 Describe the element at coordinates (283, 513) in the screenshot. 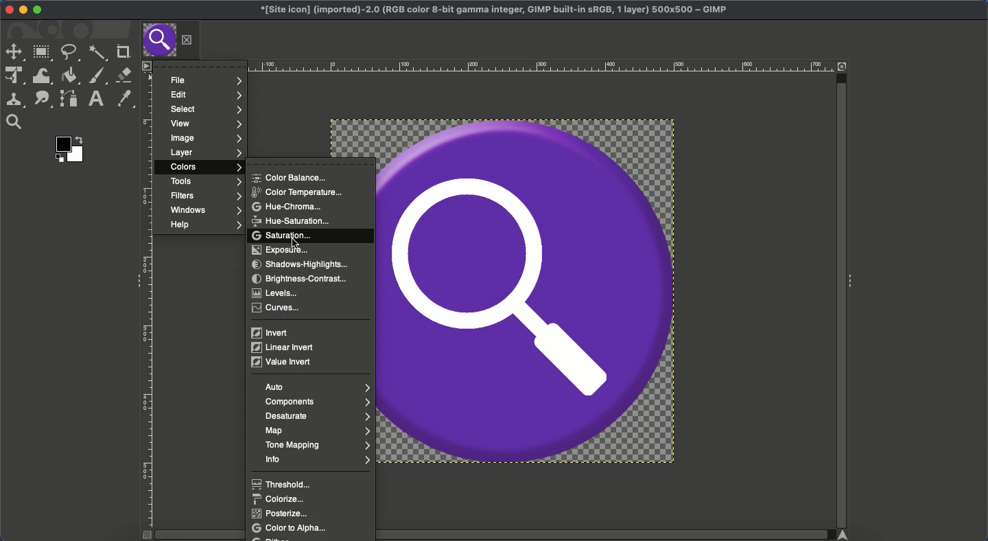

I see `Posterize` at that location.